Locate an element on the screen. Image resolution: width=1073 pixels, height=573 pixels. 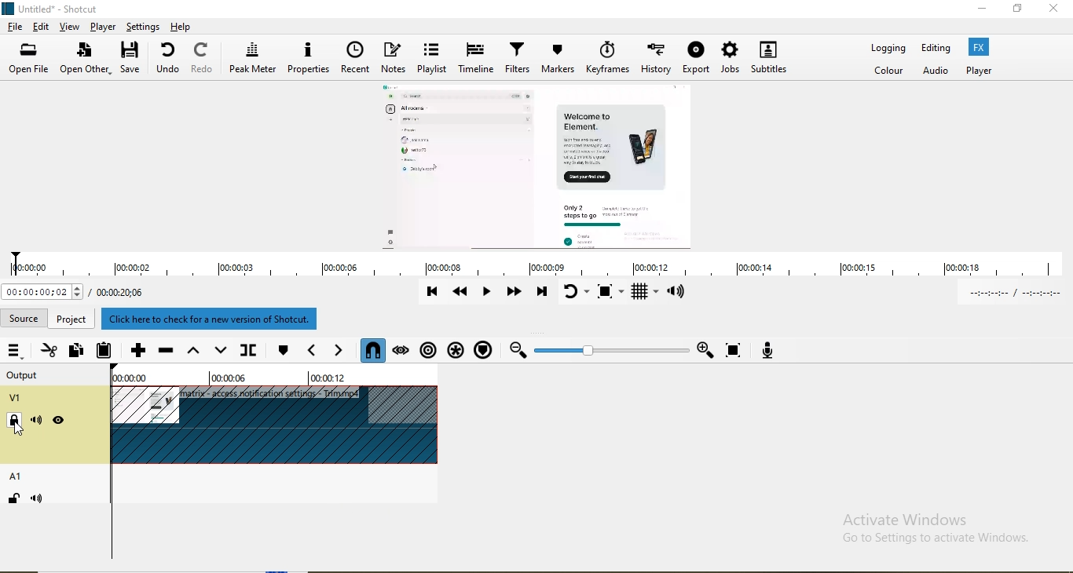
Media view  is located at coordinates (541, 166).